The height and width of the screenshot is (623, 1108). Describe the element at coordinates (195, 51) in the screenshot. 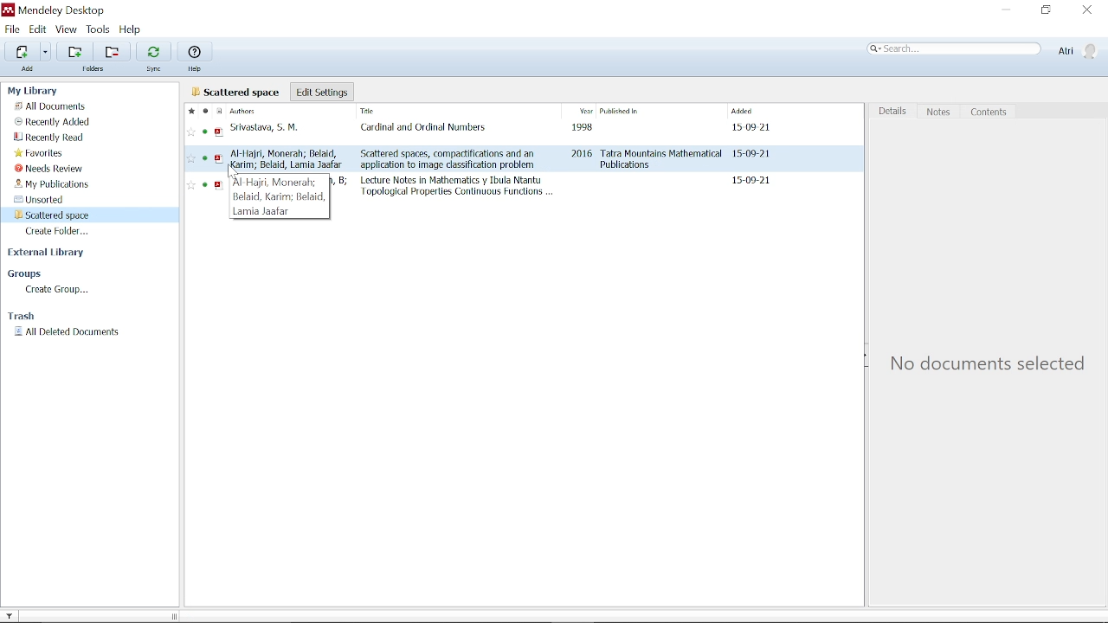

I see `Help` at that location.